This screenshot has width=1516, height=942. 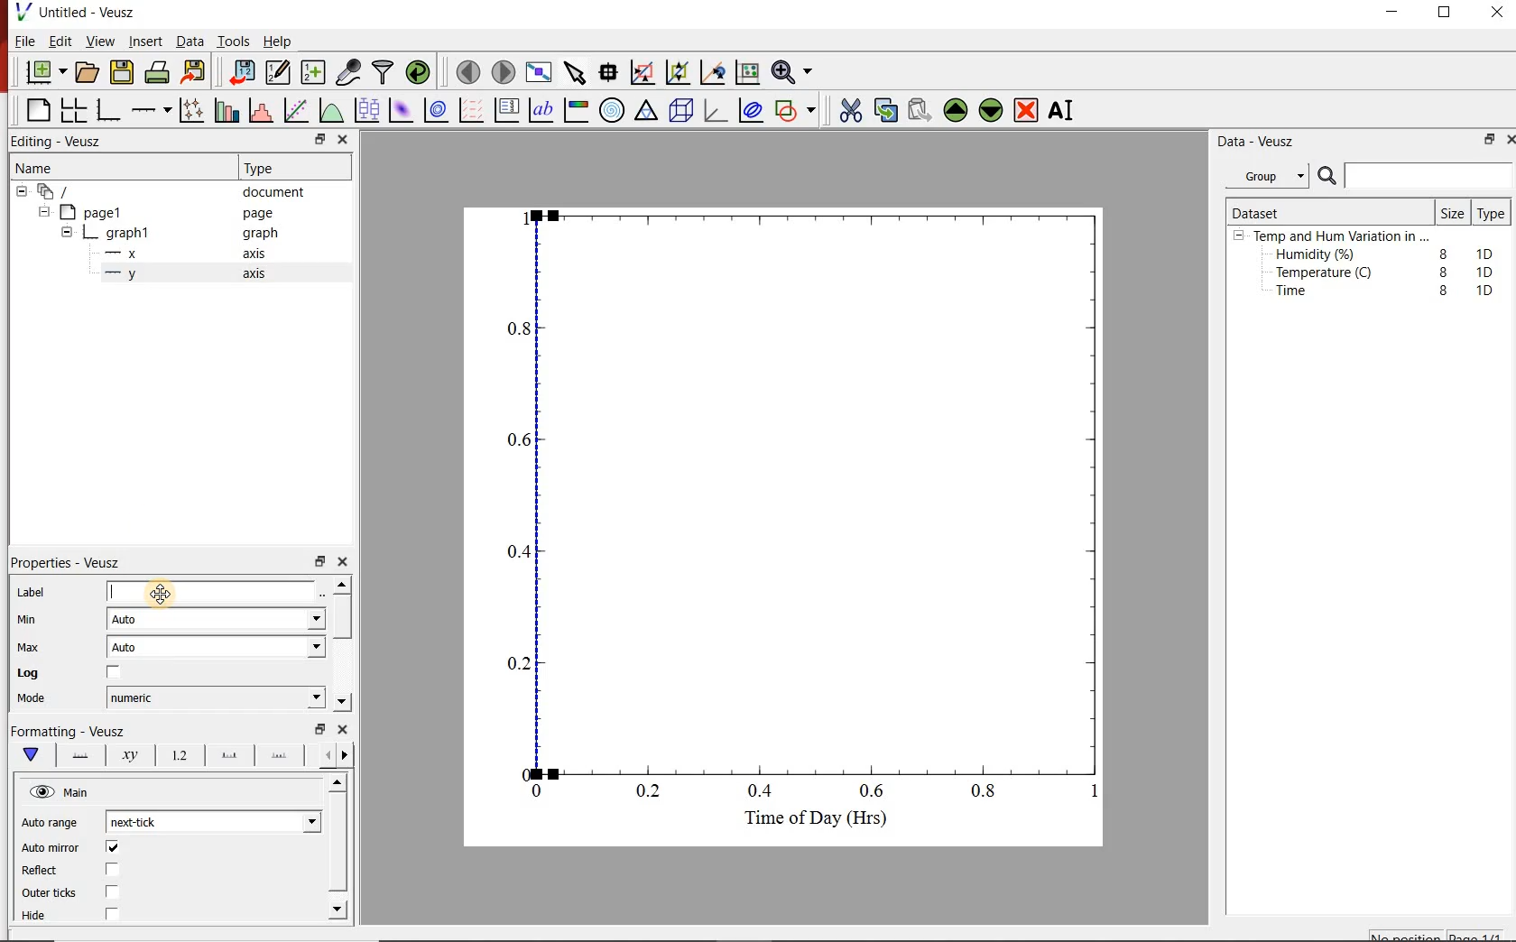 I want to click on close, so click(x=344, y=139).